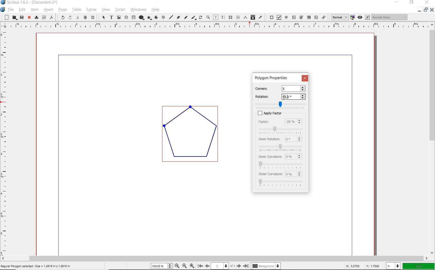 This screenshot has width=435, height=270. Describe the element at coordinates (287, 17) in the screenshot. I see `pdf radio button` at that location.